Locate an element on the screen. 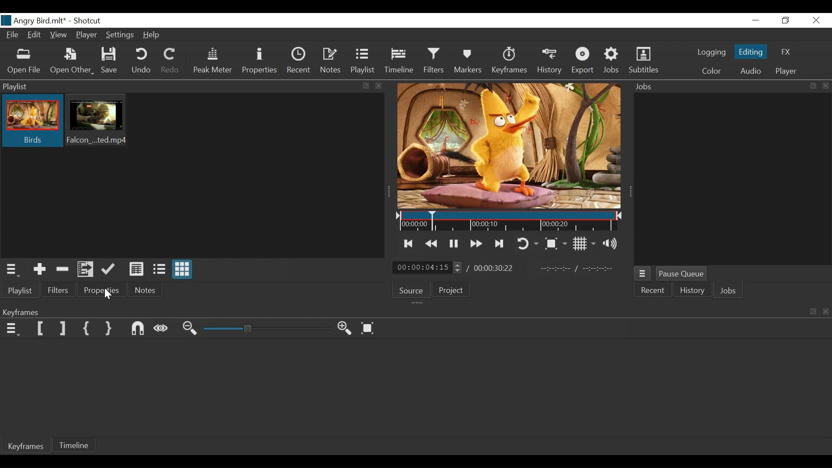 This screenshot has width=832, height=468. Recent is located at coordinates (299, 61).